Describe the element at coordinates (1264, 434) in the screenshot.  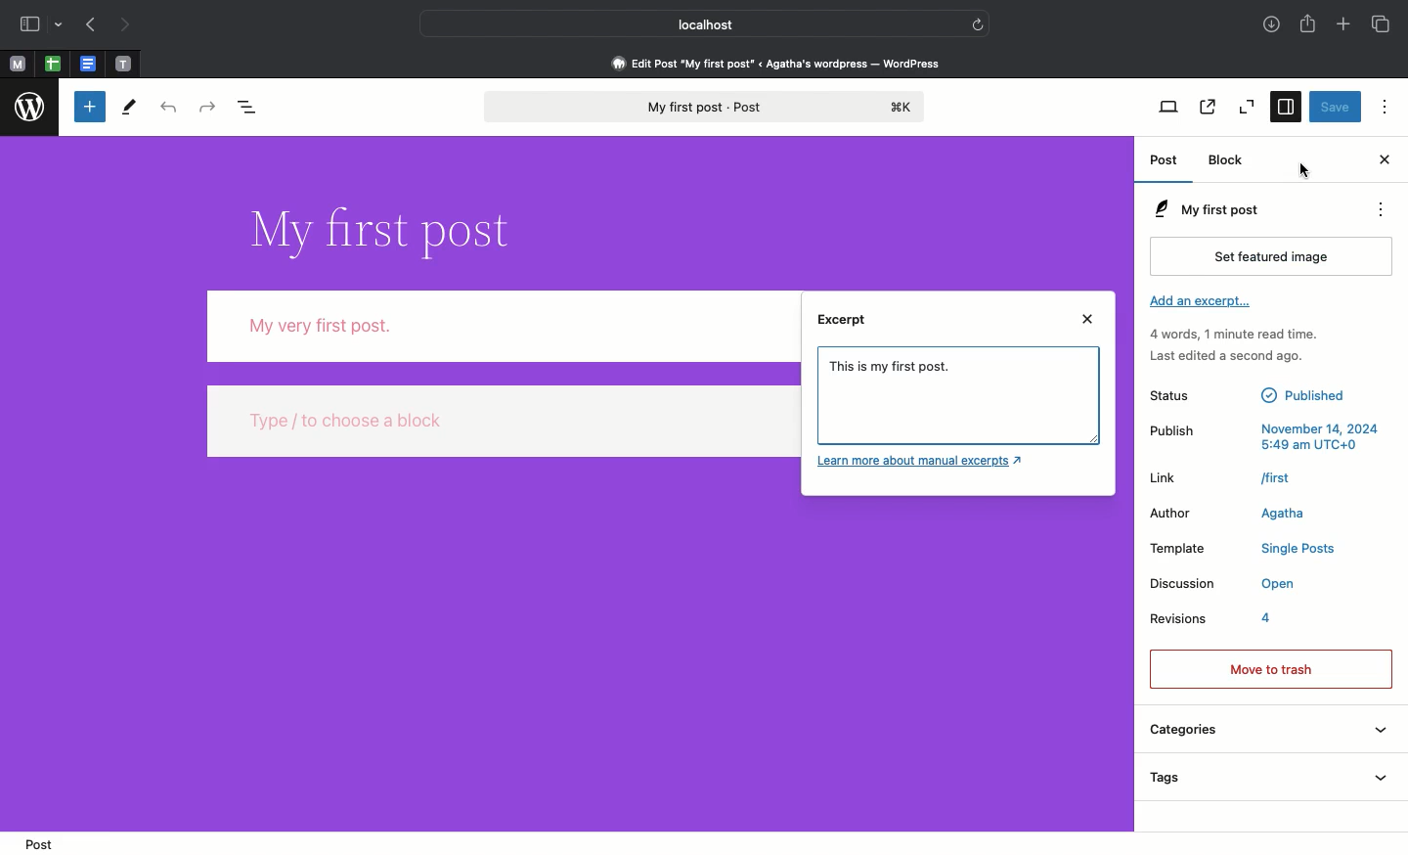
I see `Publish` at that location.